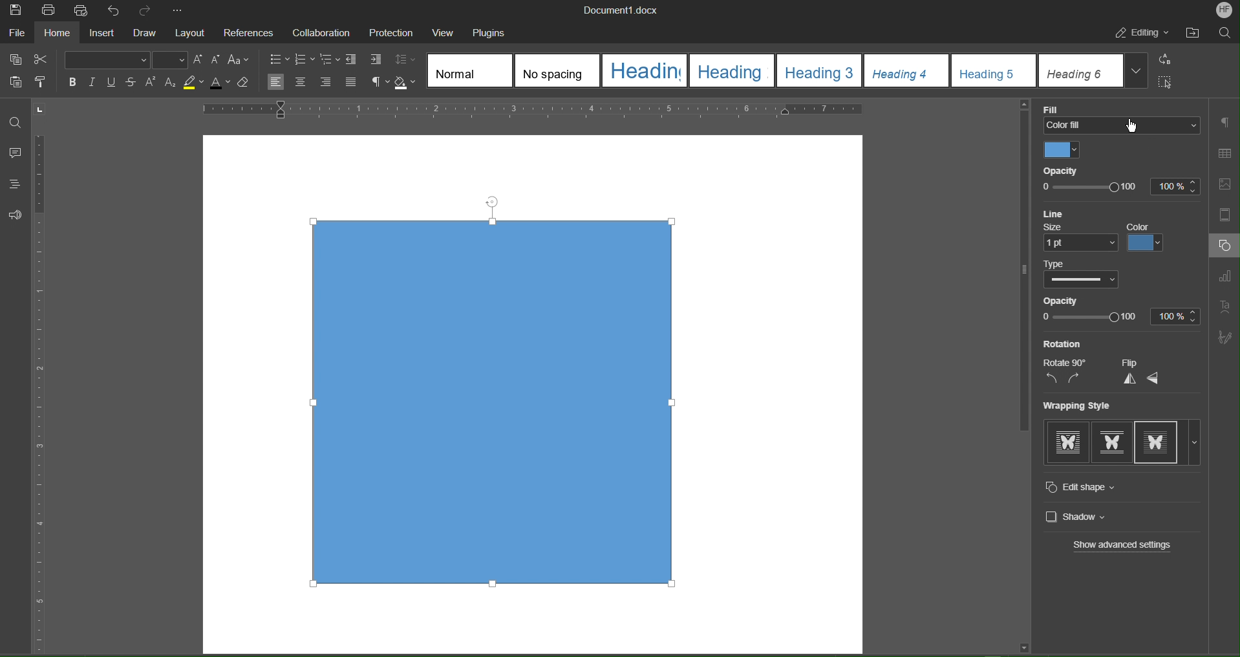 Image resolution: width=1240 pixels, height=657 pixels. What do you see at coordinates (171, 83) in the screenshot?
I see `Subscript` at bounding box center [171, 83].